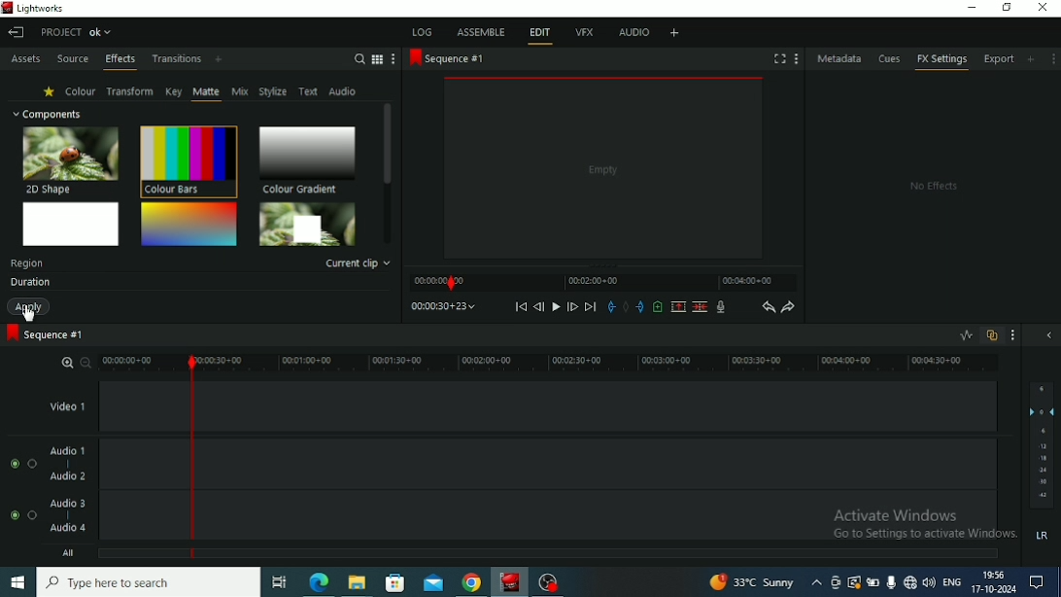  Describe the element at coordinates (931, 187) in the screenshot. I see `Text "no effects"` at that location.